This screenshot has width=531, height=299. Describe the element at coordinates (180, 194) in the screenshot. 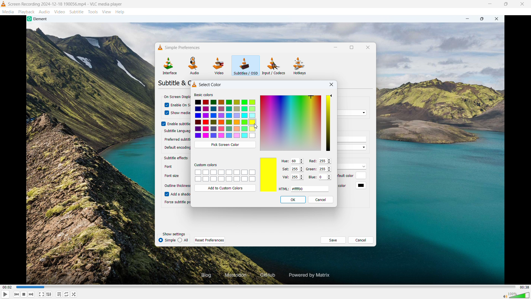

I see `Add a shadow ` at that location.